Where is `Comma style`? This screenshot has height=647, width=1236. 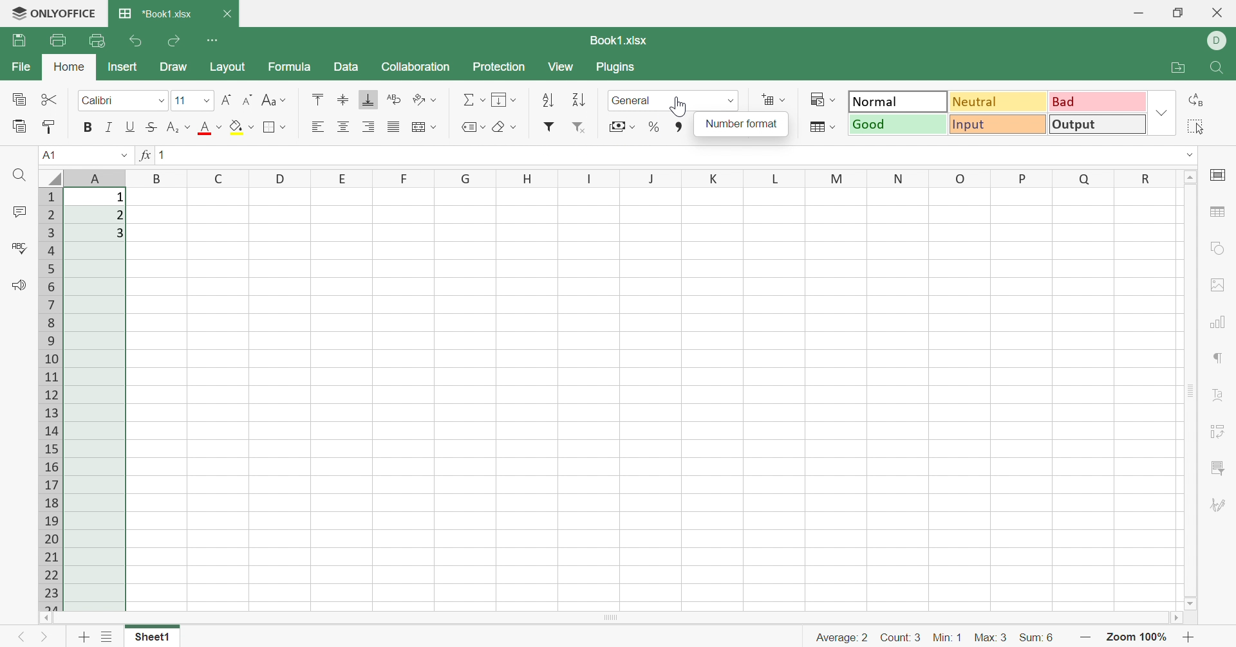 Comma style is located at coordinates (678, 127).